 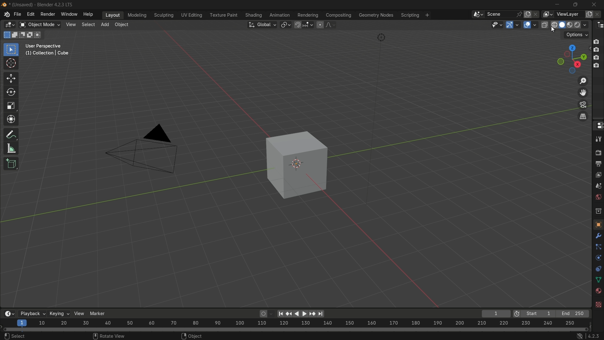 What do you see at coordinates (11, 134) in the screenshot?
I see `annotate` at bounding box center [11, 134].